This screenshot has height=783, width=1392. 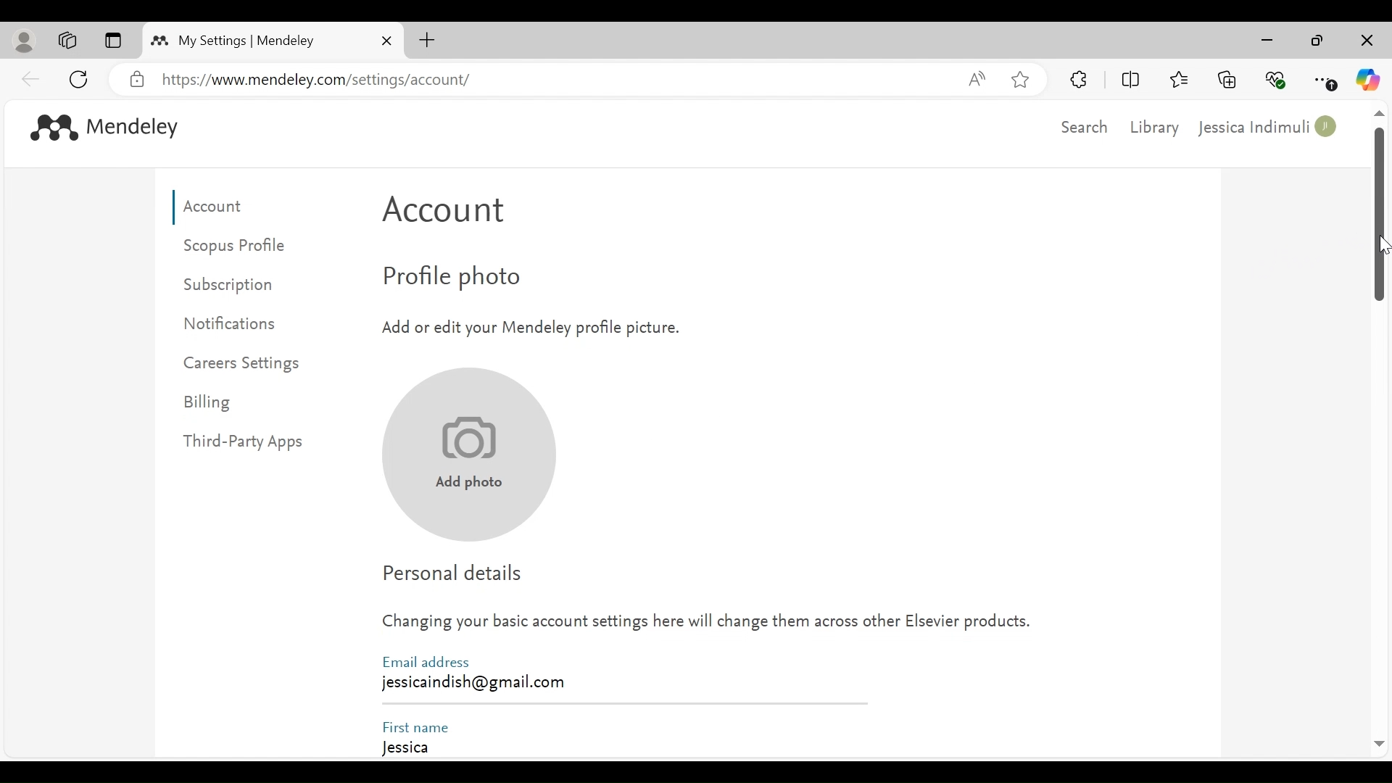 What do you see at coordinates (457, 573) in the screenshot?
I see `Personal Details` at bounding box center [457, 573].